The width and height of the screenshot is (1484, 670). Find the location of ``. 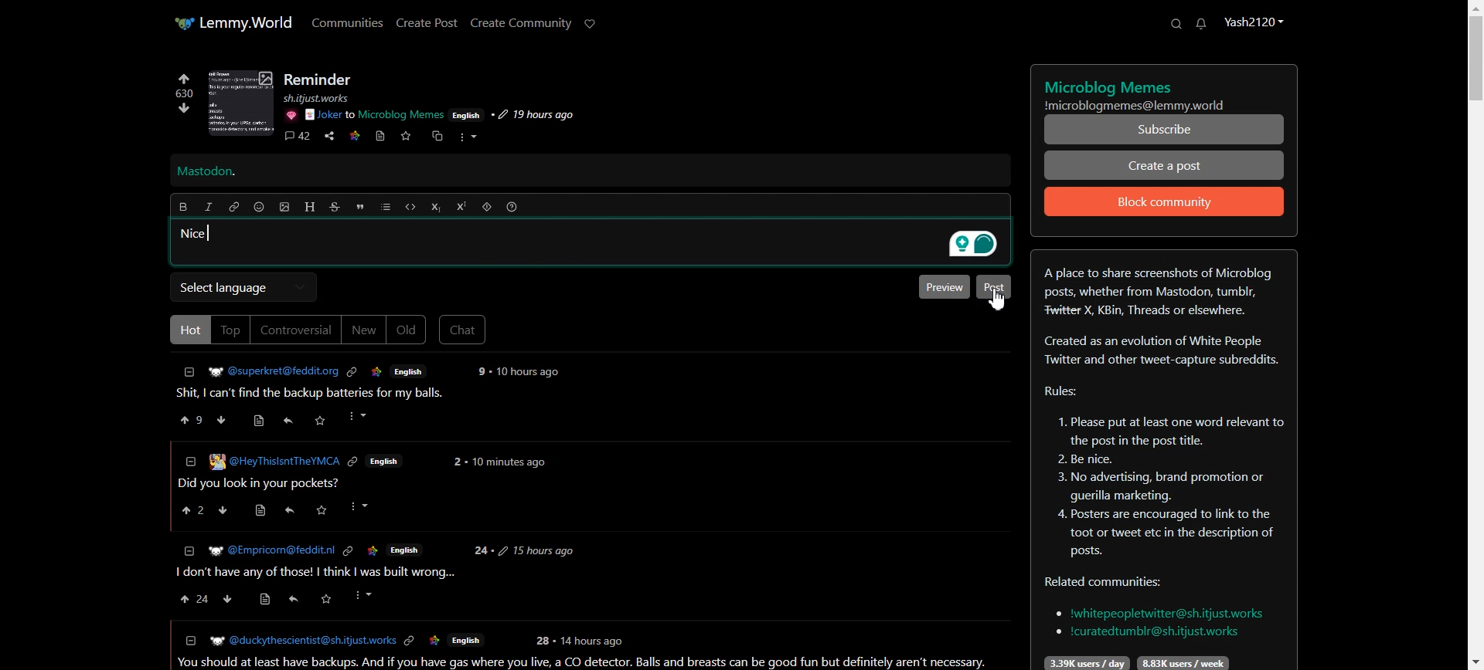

 is located at coordinates (270, 550).